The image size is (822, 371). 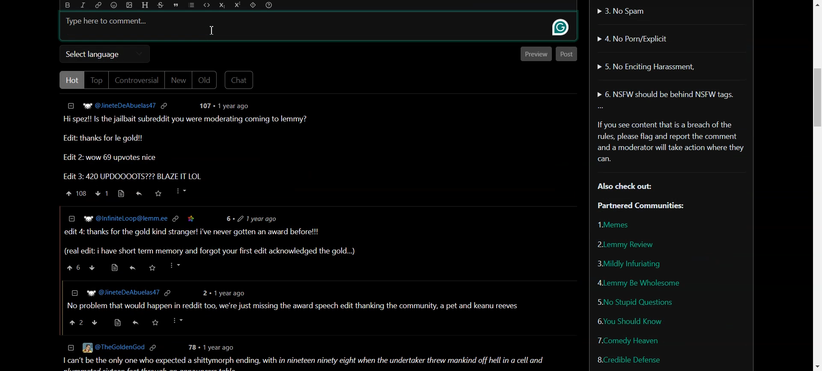 What do you see at coordinates (114, 5) in the screenshot?
I see `Emoji` at bounding box center [114, 5].